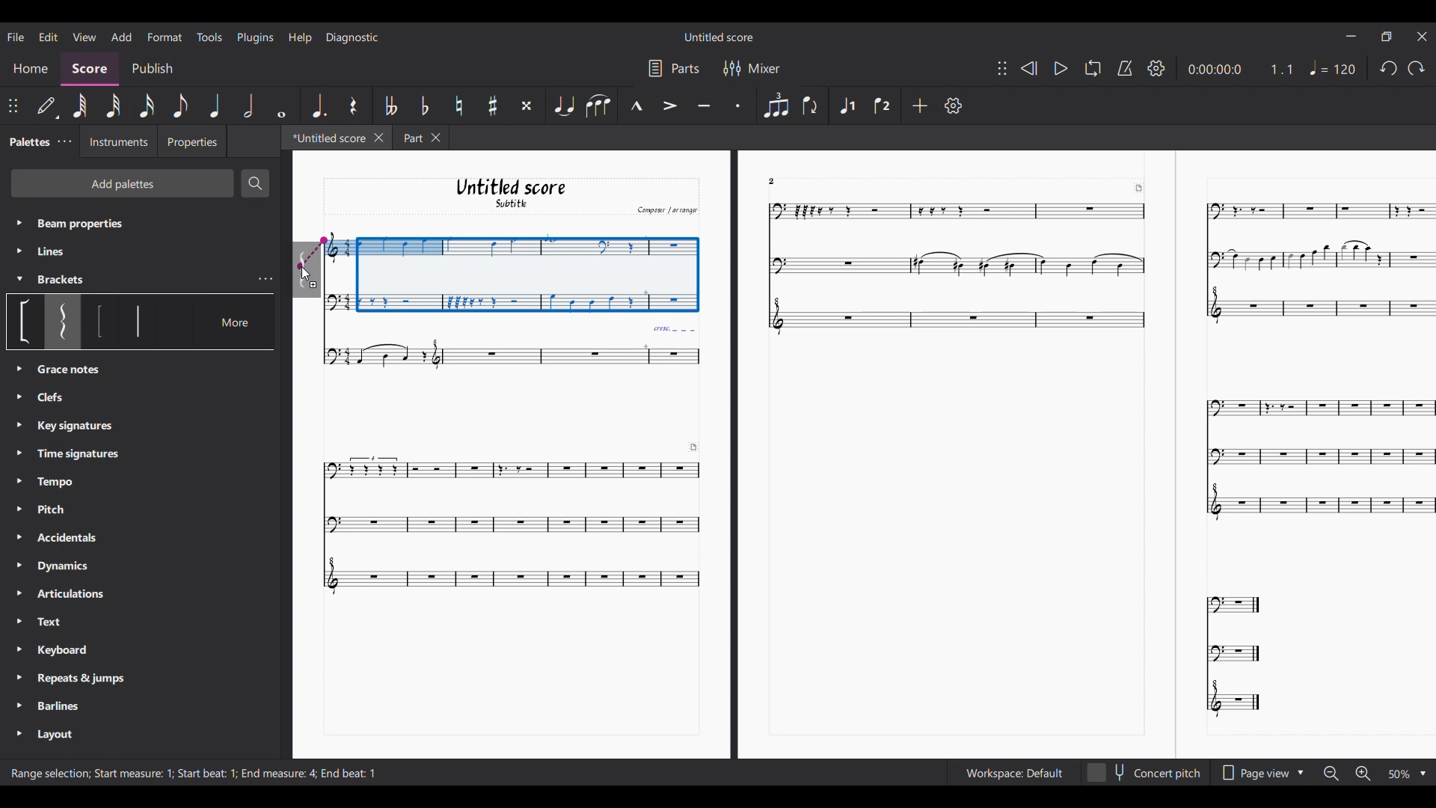  Describe the element at coordinates (18, 624) in the screenshot. I see `` at that location.